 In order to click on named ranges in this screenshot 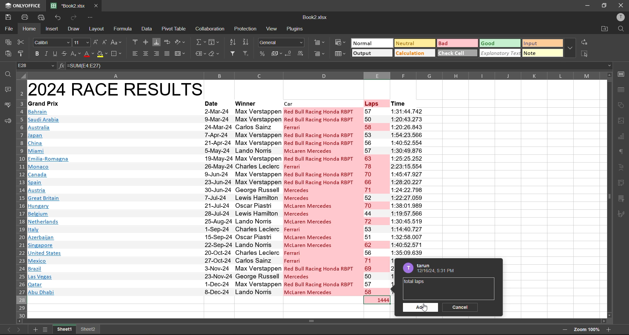, I will do `click(200, 53)`.